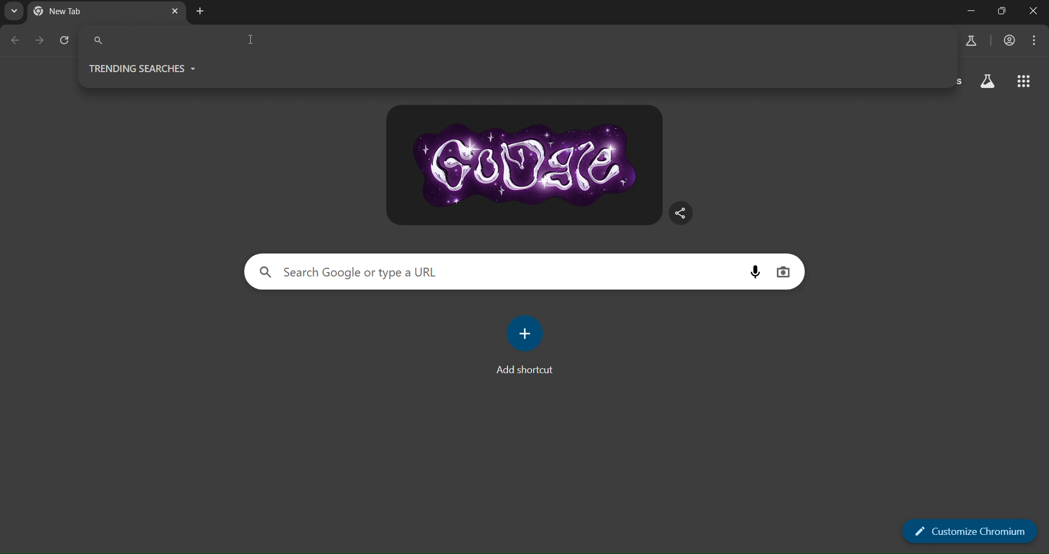 The height and width of the screenshot is (554, 1049). I want to click on go forward one page, so click(42, 42).